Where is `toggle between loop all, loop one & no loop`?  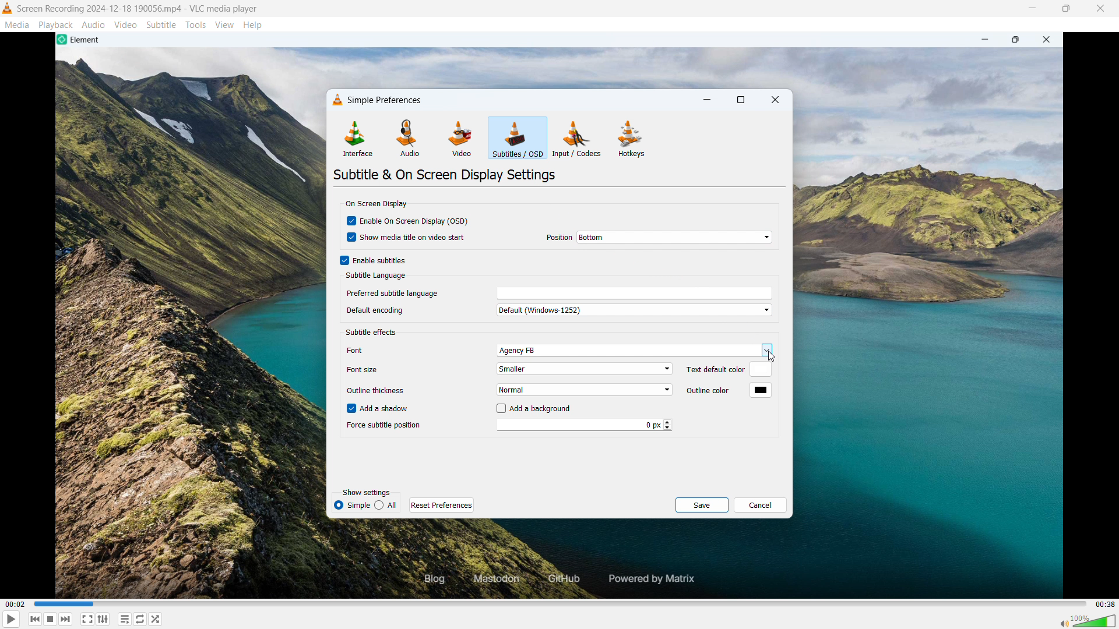 toggle between loop all, loop one & no loop is located at coordinates (140, 619).